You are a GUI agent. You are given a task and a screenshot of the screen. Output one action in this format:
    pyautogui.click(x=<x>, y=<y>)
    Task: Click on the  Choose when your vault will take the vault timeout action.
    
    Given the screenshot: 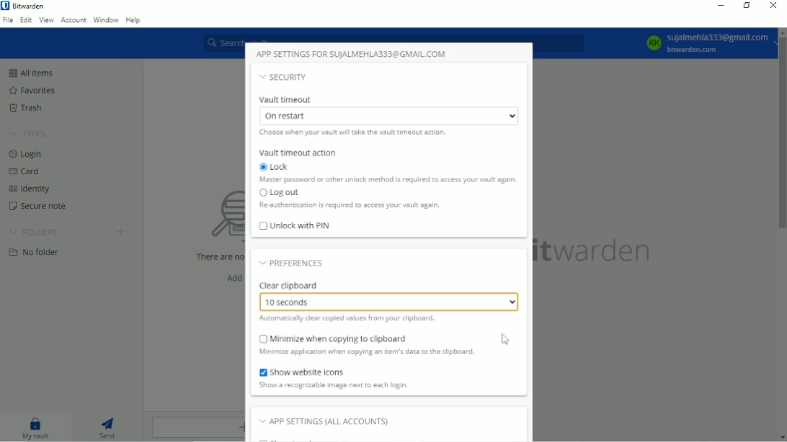 What is the action you would take?
    pyautogui.click(x=351, y=132)
    